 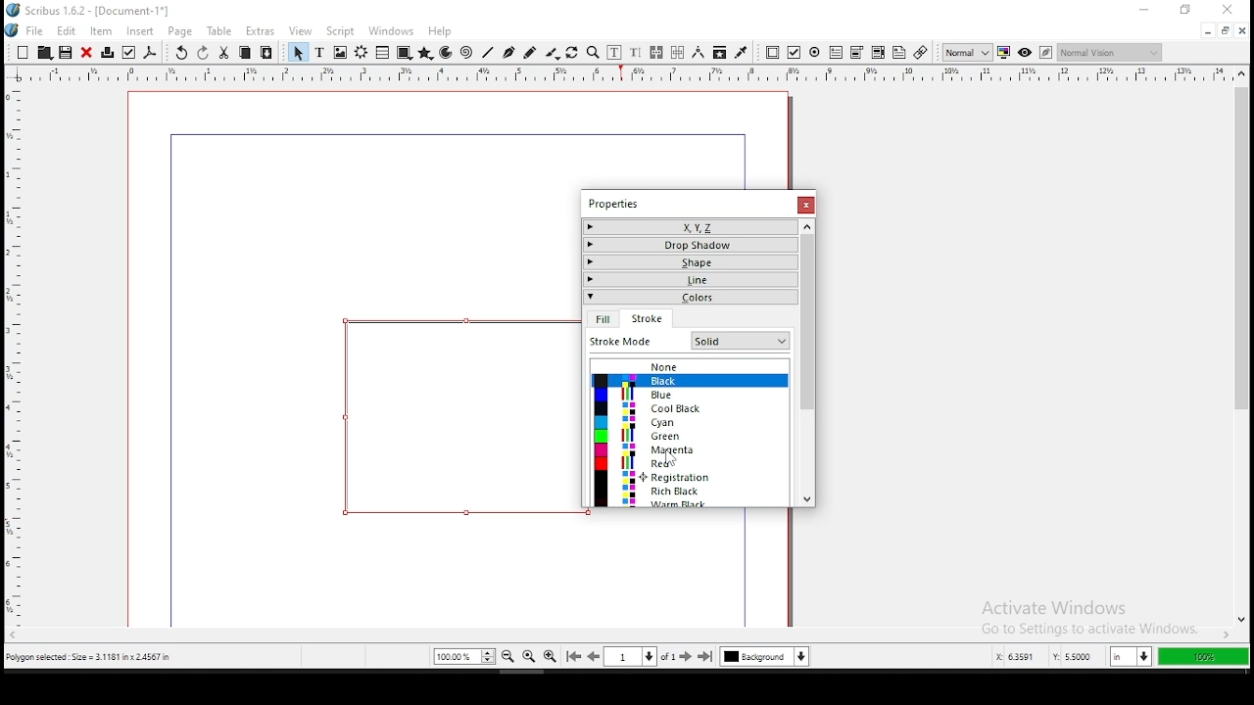 I want to click on registration, so click(x=690, y=477).